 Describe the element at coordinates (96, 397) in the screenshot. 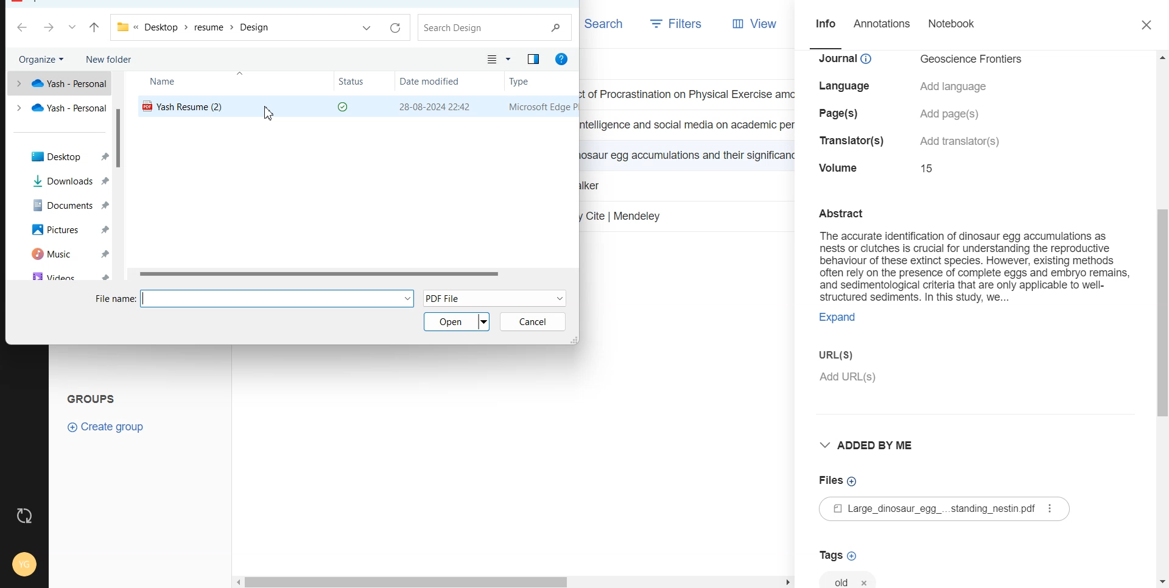

I see `Text` at that location.